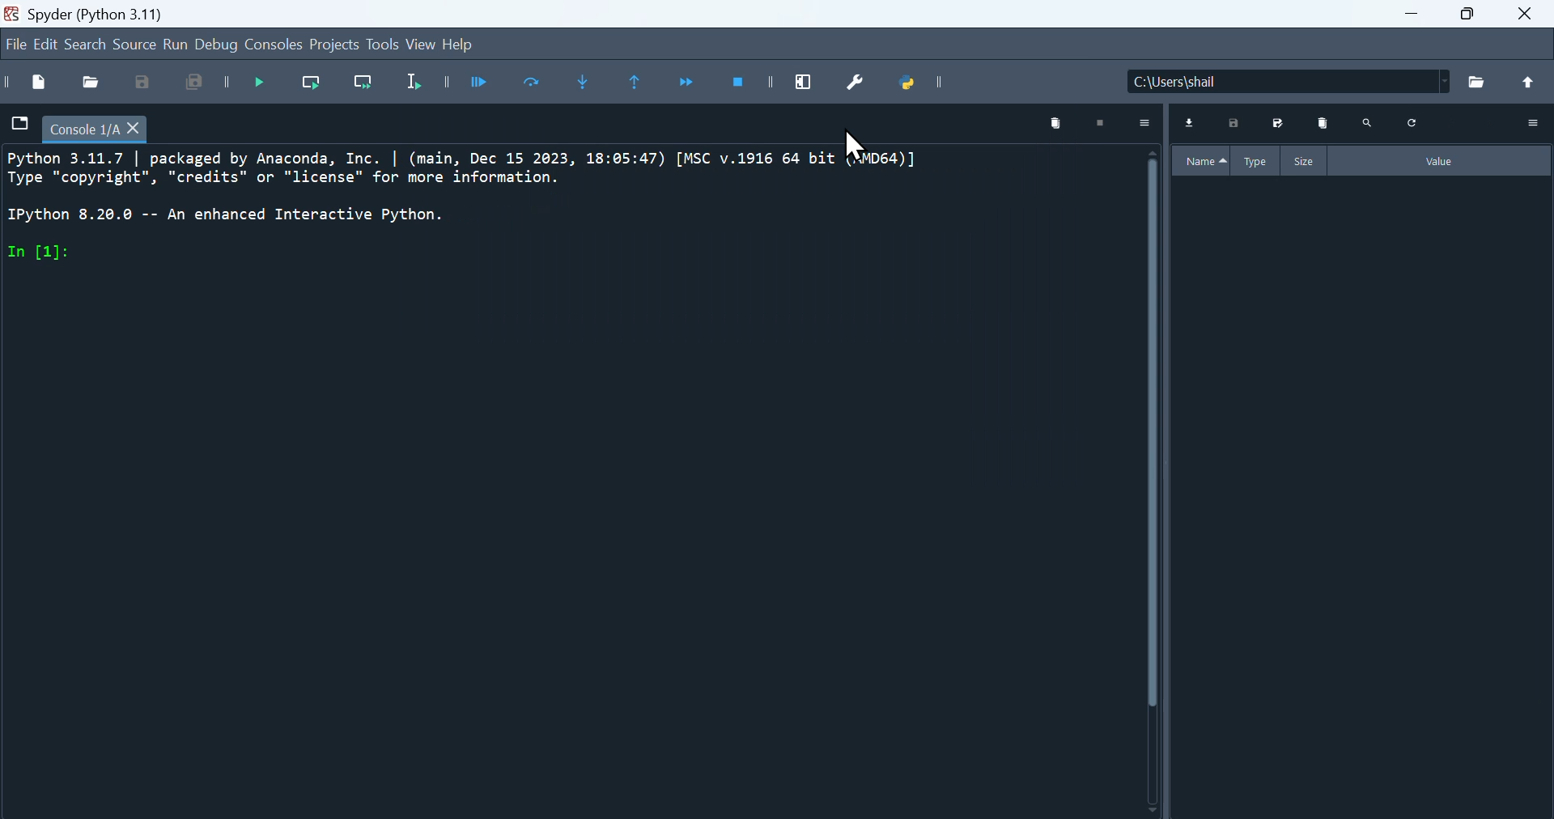 The width and height of the screenshot is (1554, 819). Describe the element at coordinates (48, 44) in the screenshot. I see `Edit` at that location.